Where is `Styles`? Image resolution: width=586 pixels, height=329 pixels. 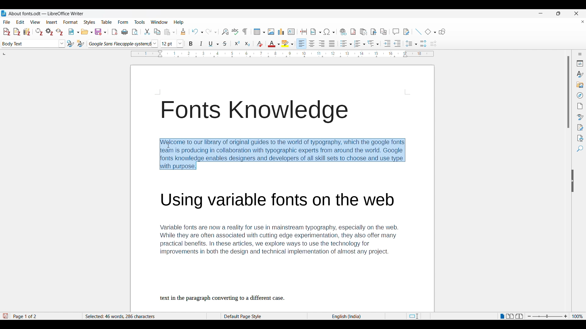 Styles is located at coordinates (580, 74).